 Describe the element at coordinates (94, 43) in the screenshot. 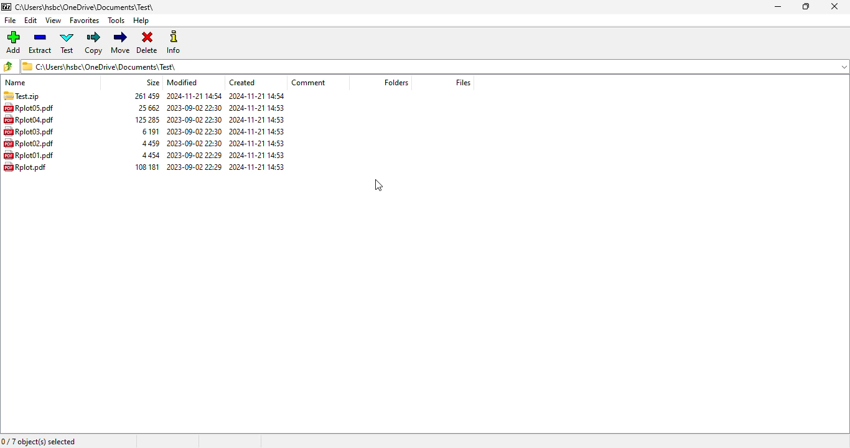

I see `copy` at that location.